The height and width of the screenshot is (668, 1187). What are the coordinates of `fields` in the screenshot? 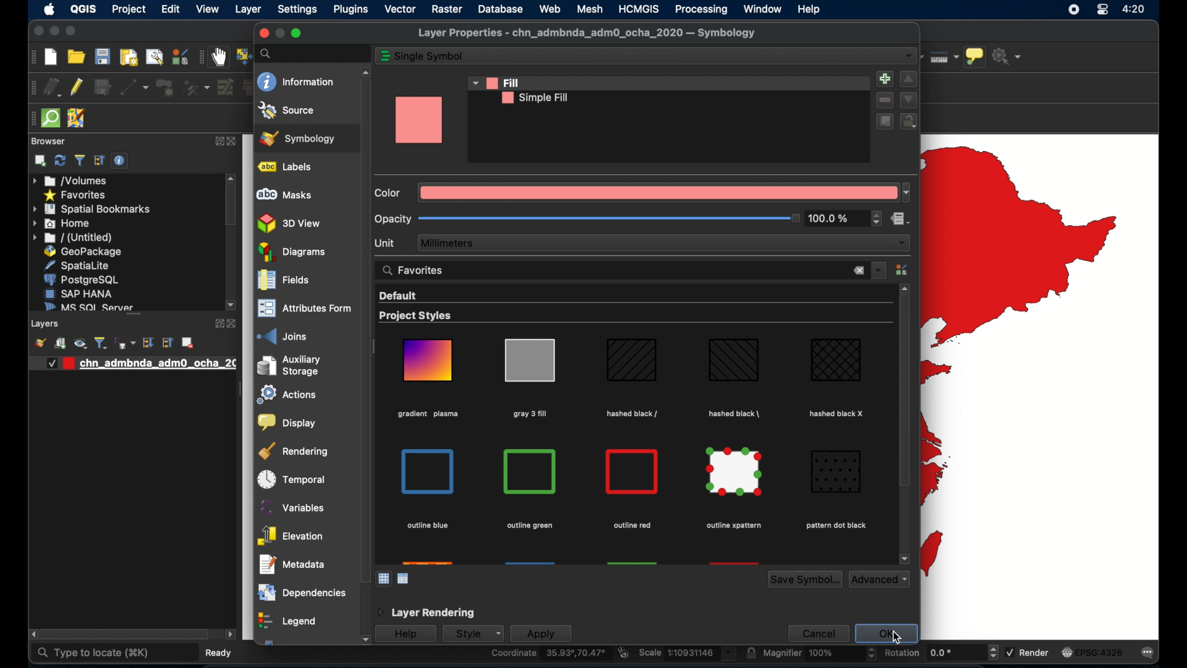 It's located at (284, 281).